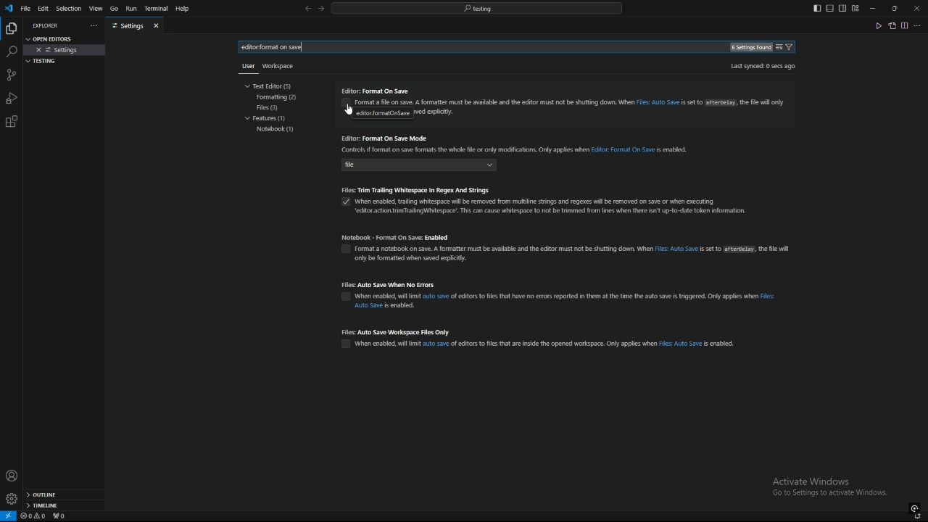 The image size is (928, 522). I want to click on close, so click(916, 7).